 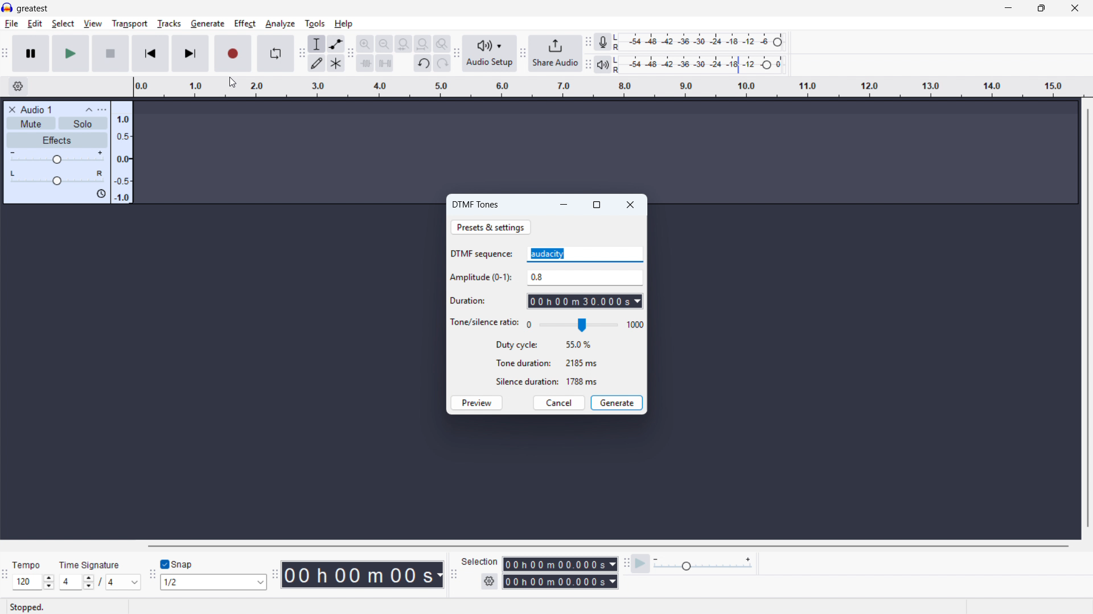 I want to click on silence duration: 1788 ms, so click(x=546, y=381).